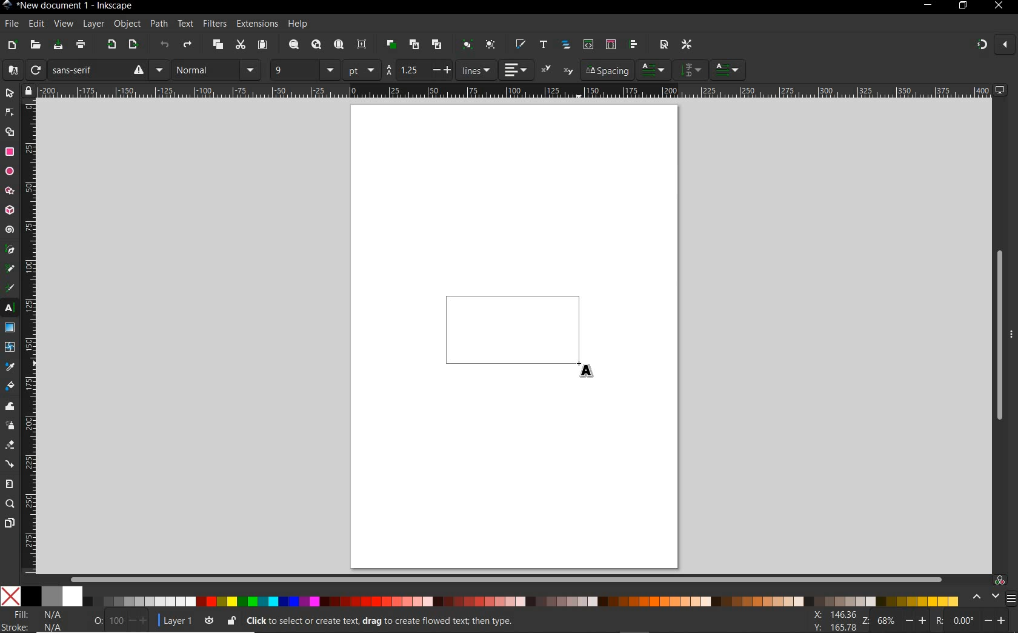  Describe the element at coordinates (10, 93) in the screenshot. I see `selector tool` at that location.